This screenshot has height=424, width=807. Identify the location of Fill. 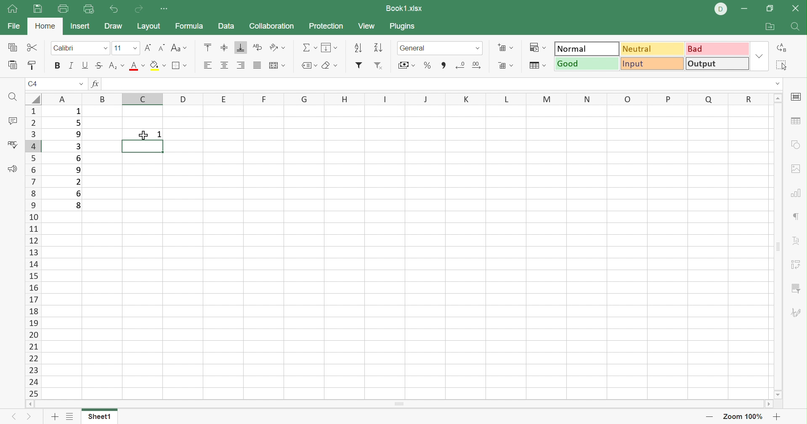
(158, 66).